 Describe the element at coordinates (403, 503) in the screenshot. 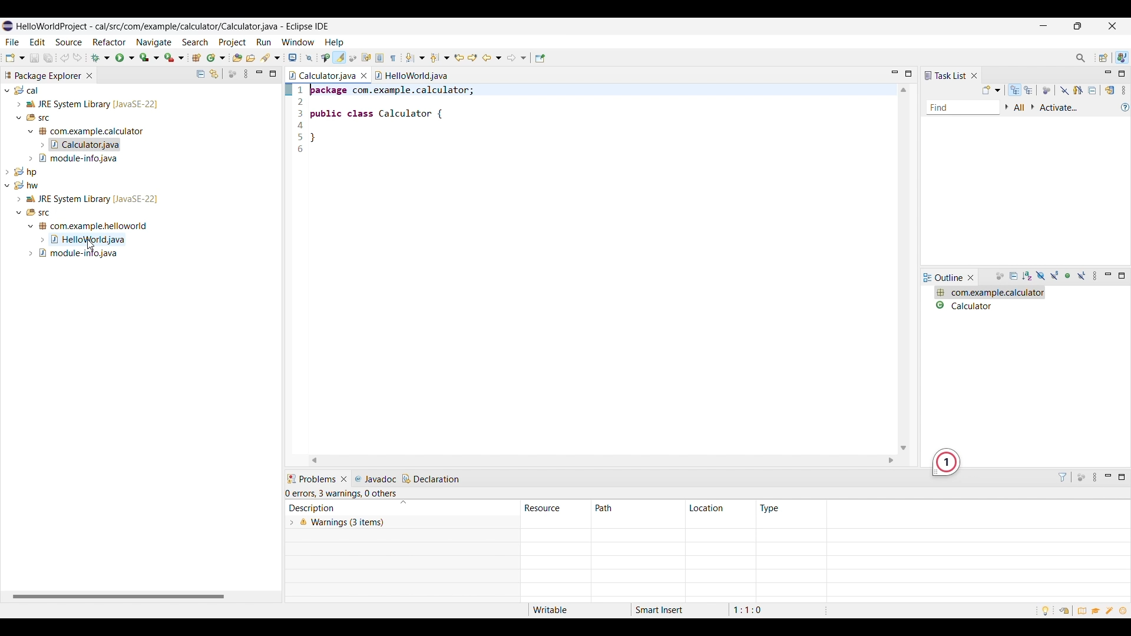

I see `Sort` at that location.